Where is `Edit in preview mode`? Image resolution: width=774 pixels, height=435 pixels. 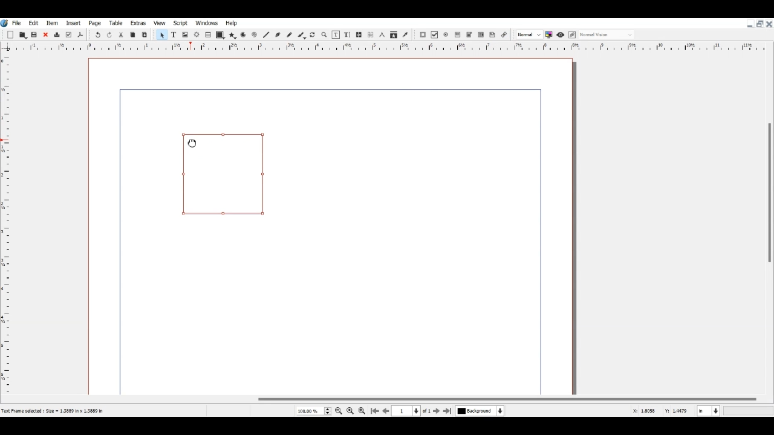
Edit in preview mode is located at coordinates (572, 35).